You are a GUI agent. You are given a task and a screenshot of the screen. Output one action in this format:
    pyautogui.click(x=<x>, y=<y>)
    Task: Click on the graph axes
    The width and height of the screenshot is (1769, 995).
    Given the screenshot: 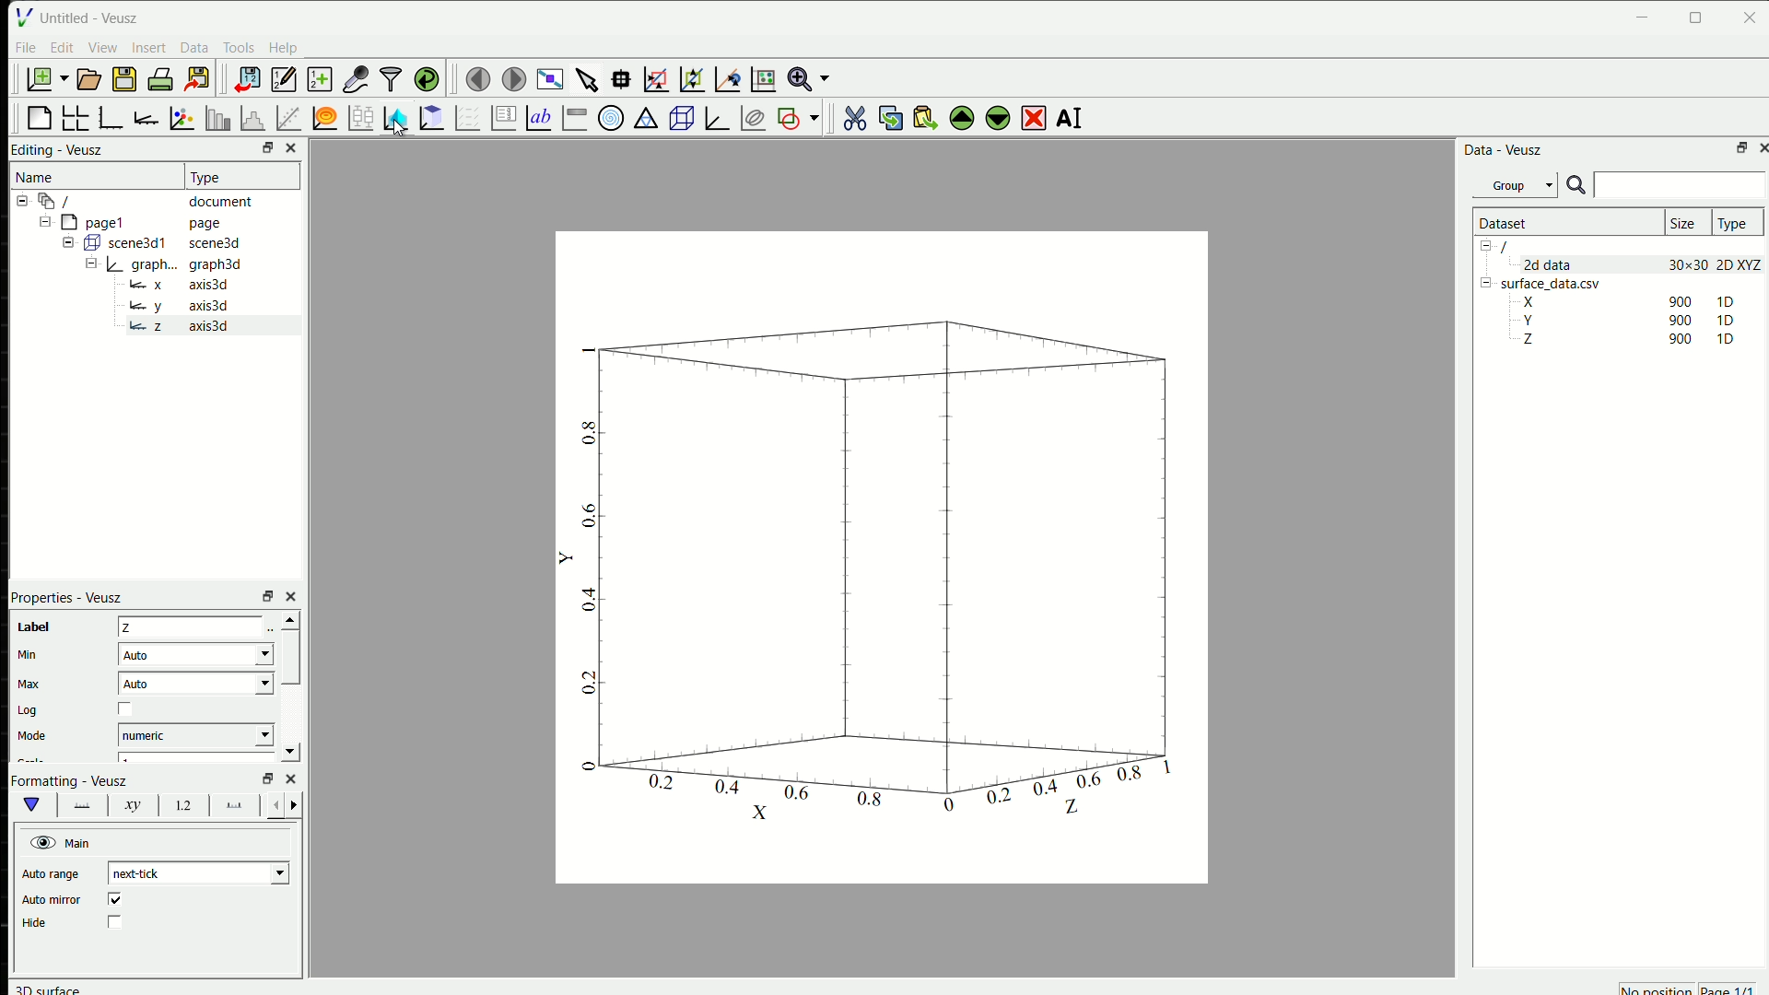 What is the action you would take?
    pyautogui.click(x=234, y=805)
    